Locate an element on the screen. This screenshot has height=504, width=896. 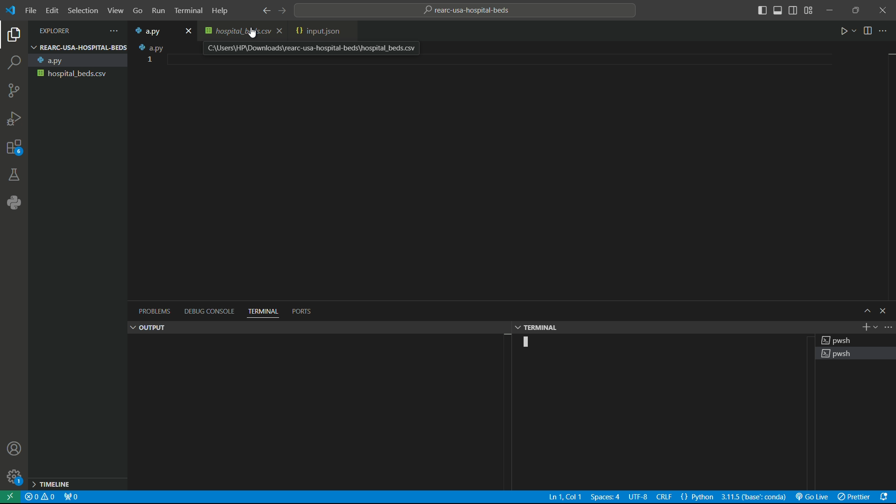
select encoding is located at coordinates (637, 498).